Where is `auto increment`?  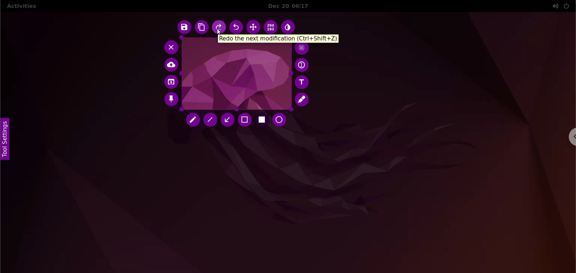
auto increment is located at coordinates (303, 65).